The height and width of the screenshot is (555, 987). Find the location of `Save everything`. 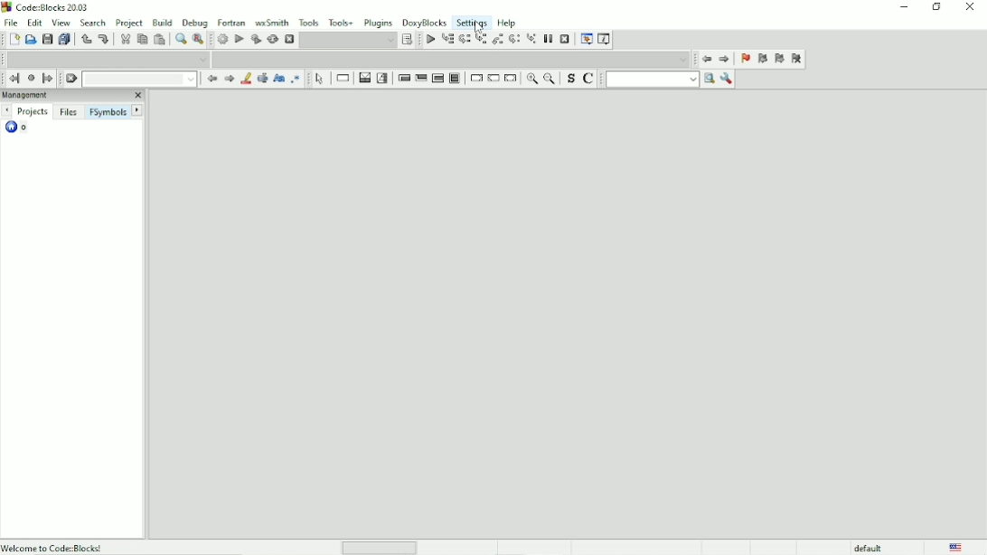

Save everything is located at coordinates (63, 40).